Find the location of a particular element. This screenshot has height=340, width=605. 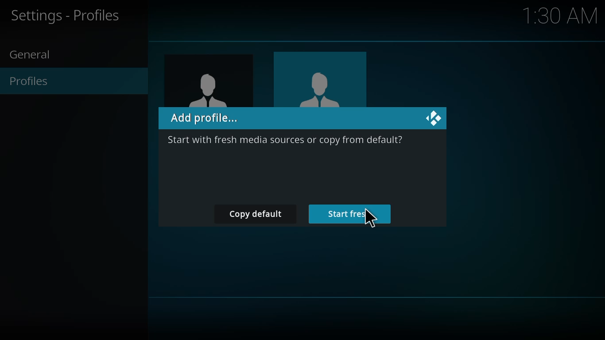

copy default is located at coordinates (259, 214).